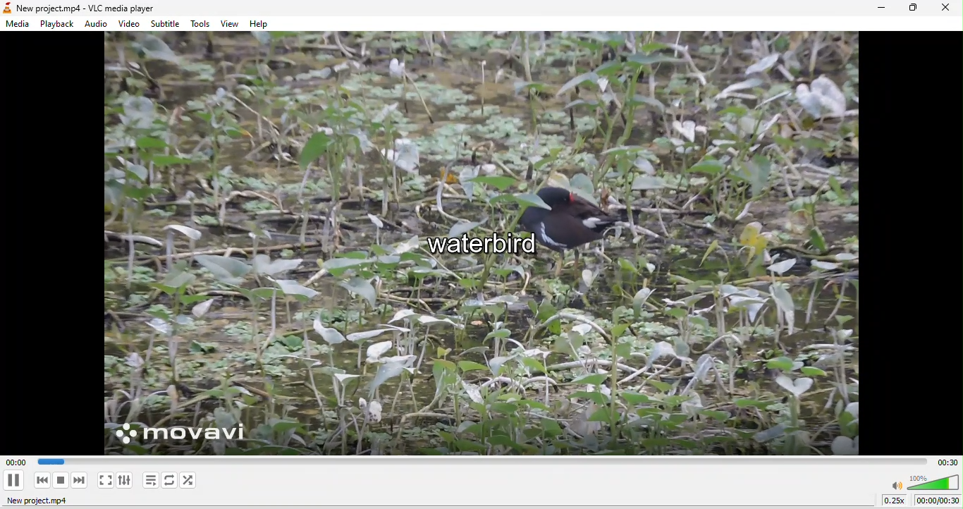  I want to click on tools, so click(202, 24).